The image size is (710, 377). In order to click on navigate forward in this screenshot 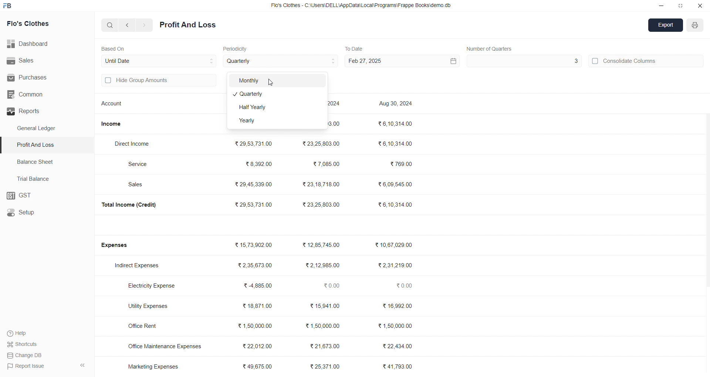, I will do `click(145, 25)`.